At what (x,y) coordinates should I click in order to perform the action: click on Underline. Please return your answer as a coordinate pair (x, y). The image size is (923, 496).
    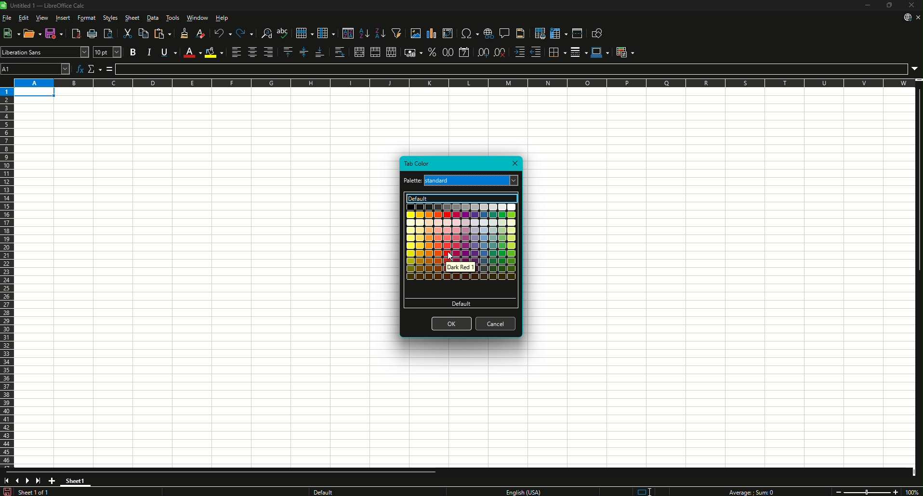
    Looking at the image, I should click on (169, 52).